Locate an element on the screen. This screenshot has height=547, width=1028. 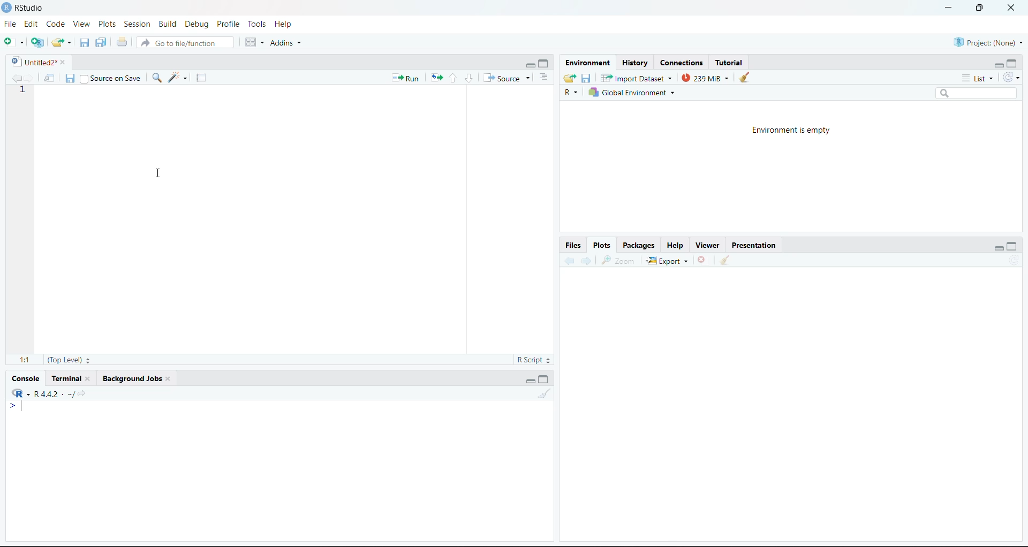
Packages is located at coordinates (640, 245).